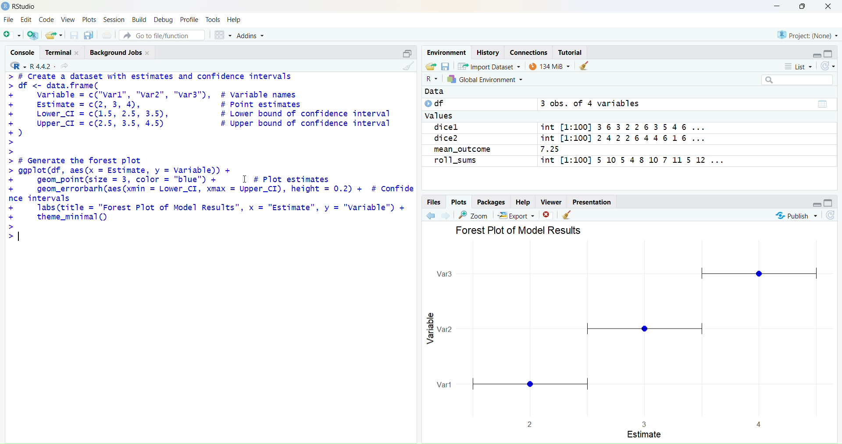 The image size is (842, 444). Describe the element at coordinates (567, 127) in the screenshot. I see `dicel int [1:100] 36 32263546 ...` at that location.